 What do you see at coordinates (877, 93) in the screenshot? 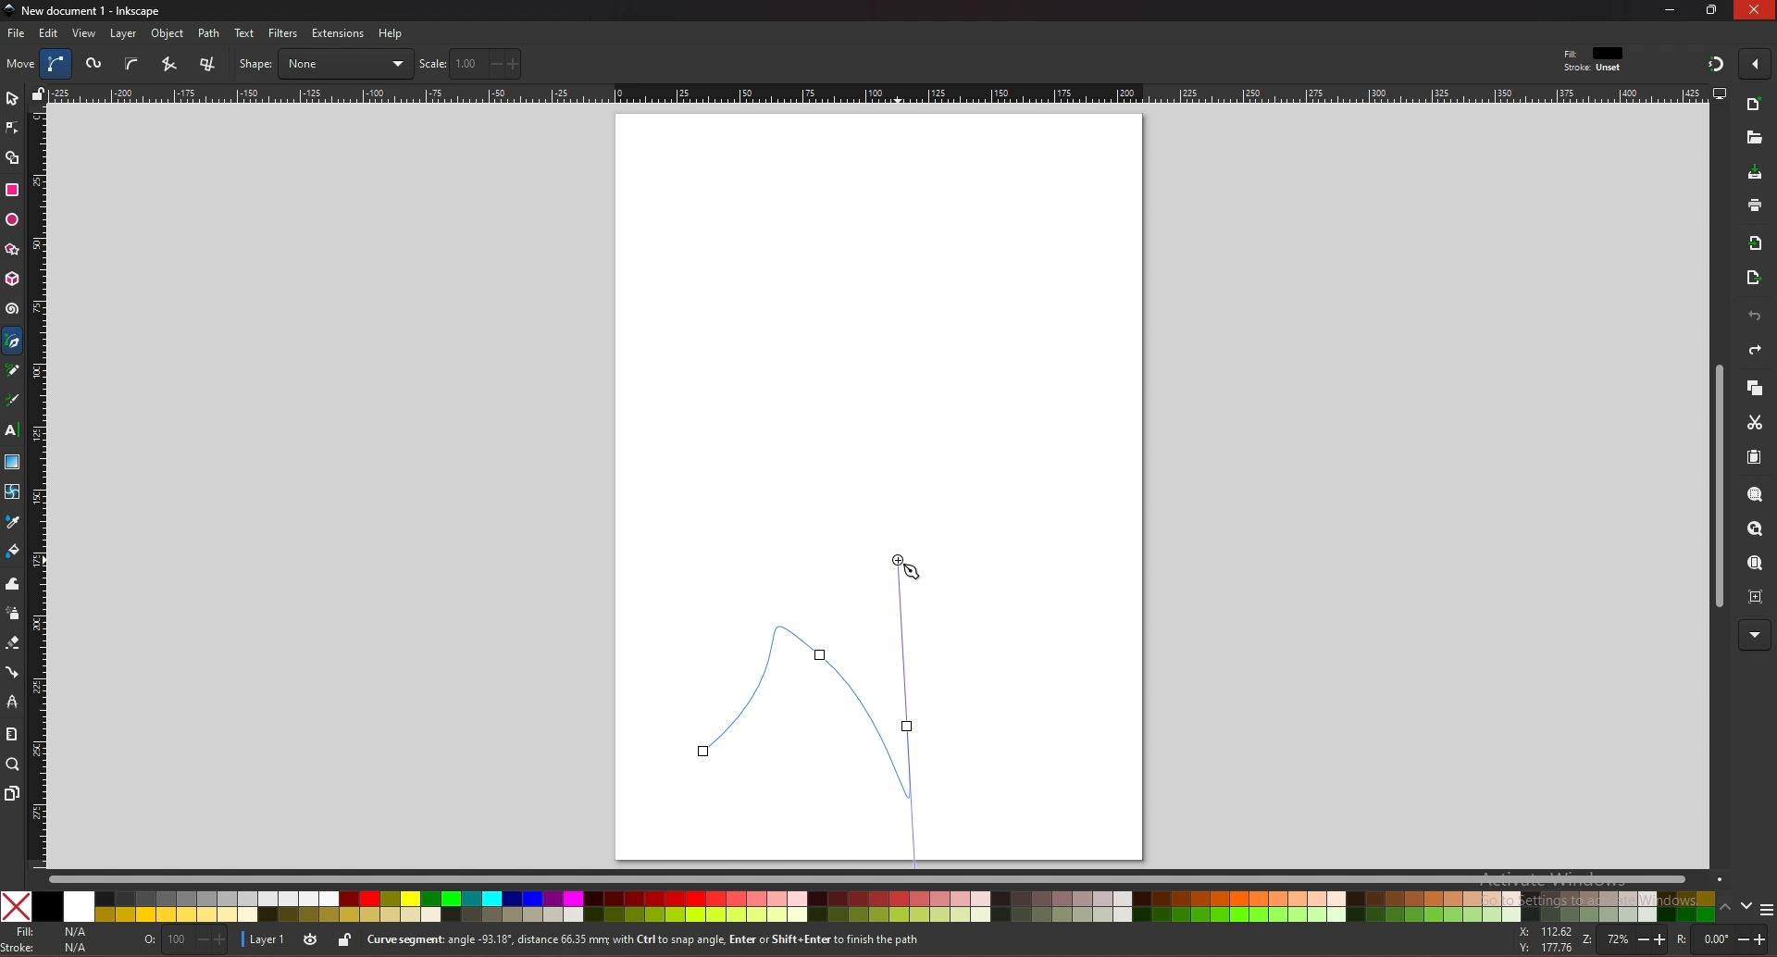
I see `horizontal rule` at bounding box center [877, 93].